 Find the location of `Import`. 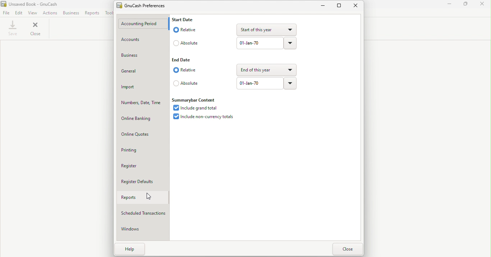

Import is located at coordinates (142, 87).